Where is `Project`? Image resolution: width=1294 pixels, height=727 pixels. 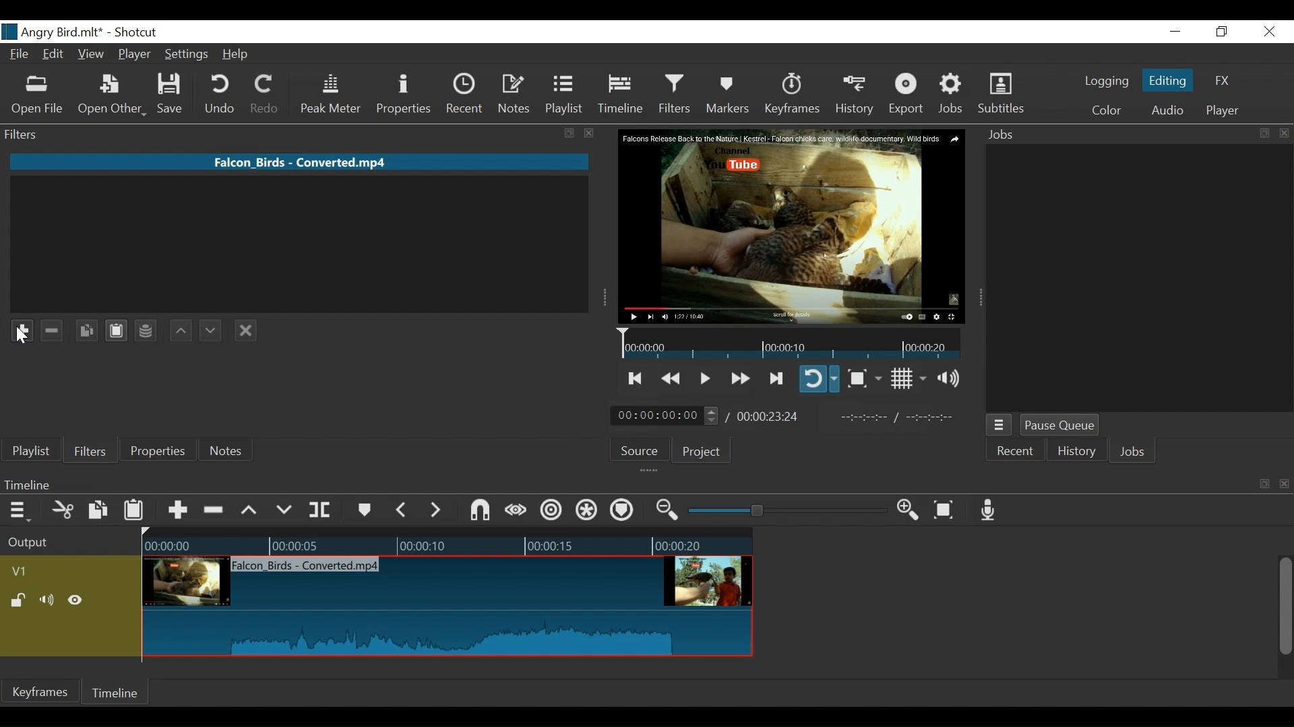 Project is located at coordinates (702, 451).